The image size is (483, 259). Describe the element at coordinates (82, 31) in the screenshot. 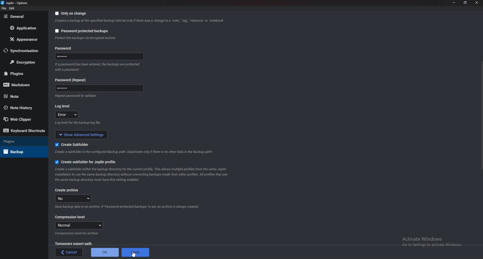

I see `Password protected backups` at that location.